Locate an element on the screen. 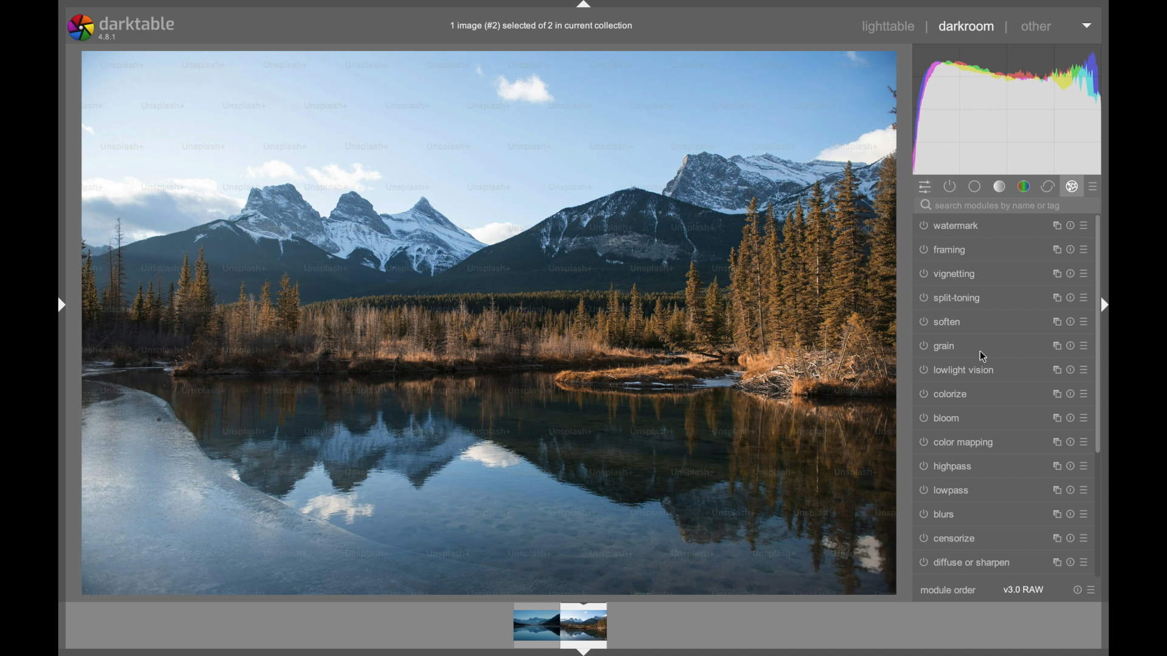 The height and width of the screenshot is (656, 1167). instance is located at coordinates (1053, 250).